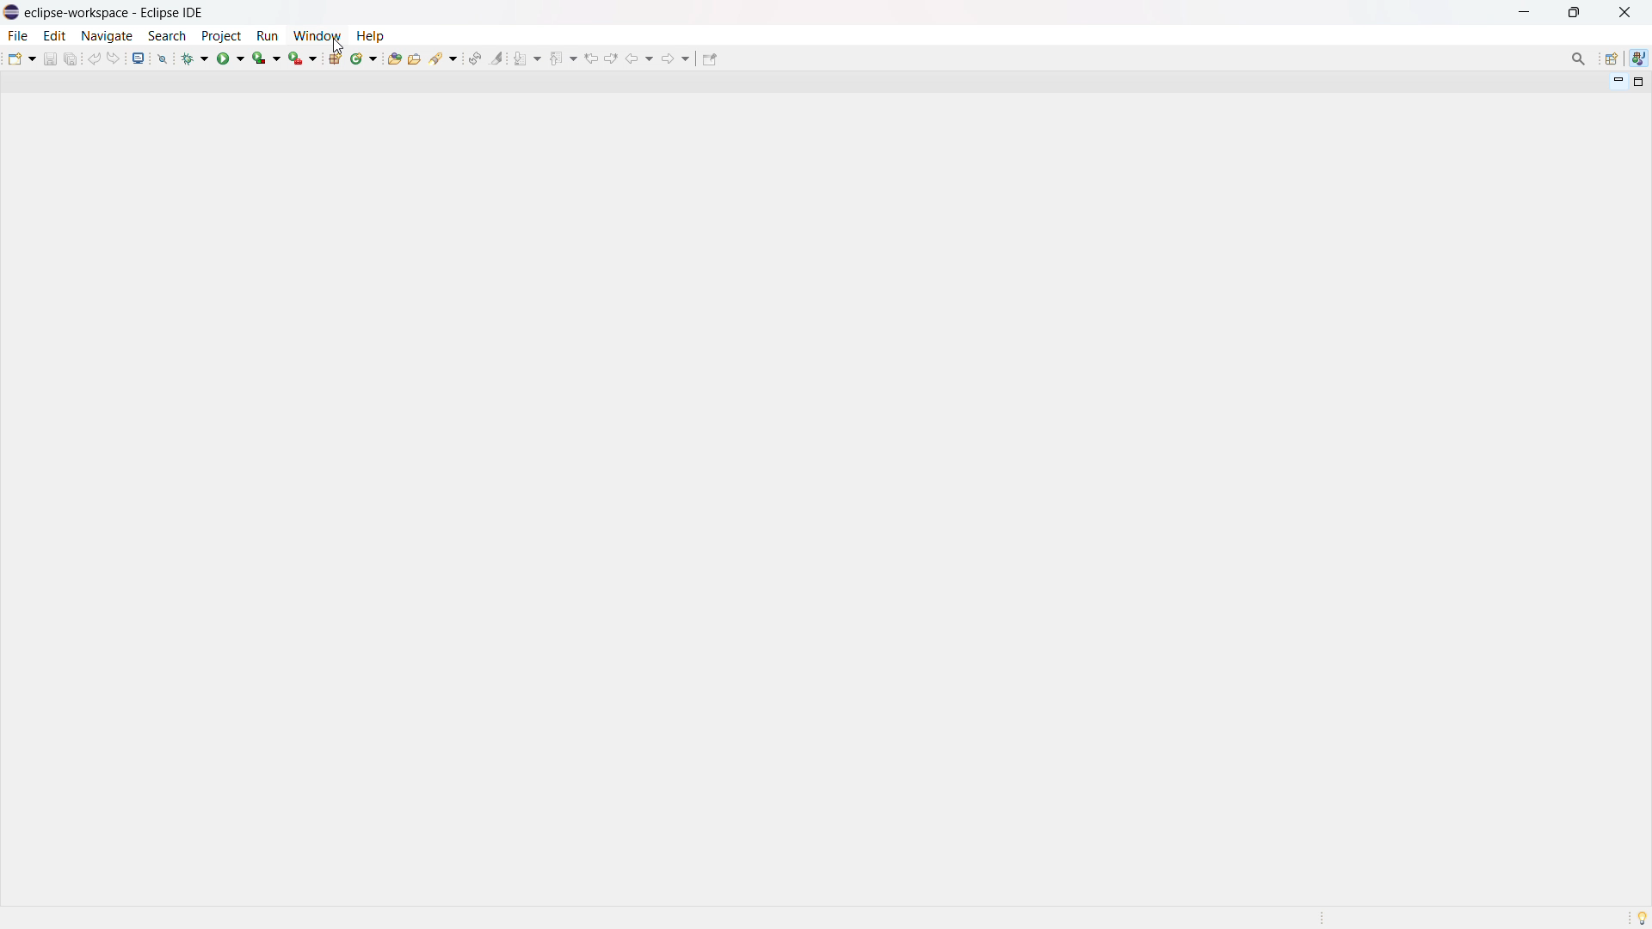 The image size is (1652, 929). Describe the element at coordinates (16, 35) in the screenshot. I see `file` at that location.